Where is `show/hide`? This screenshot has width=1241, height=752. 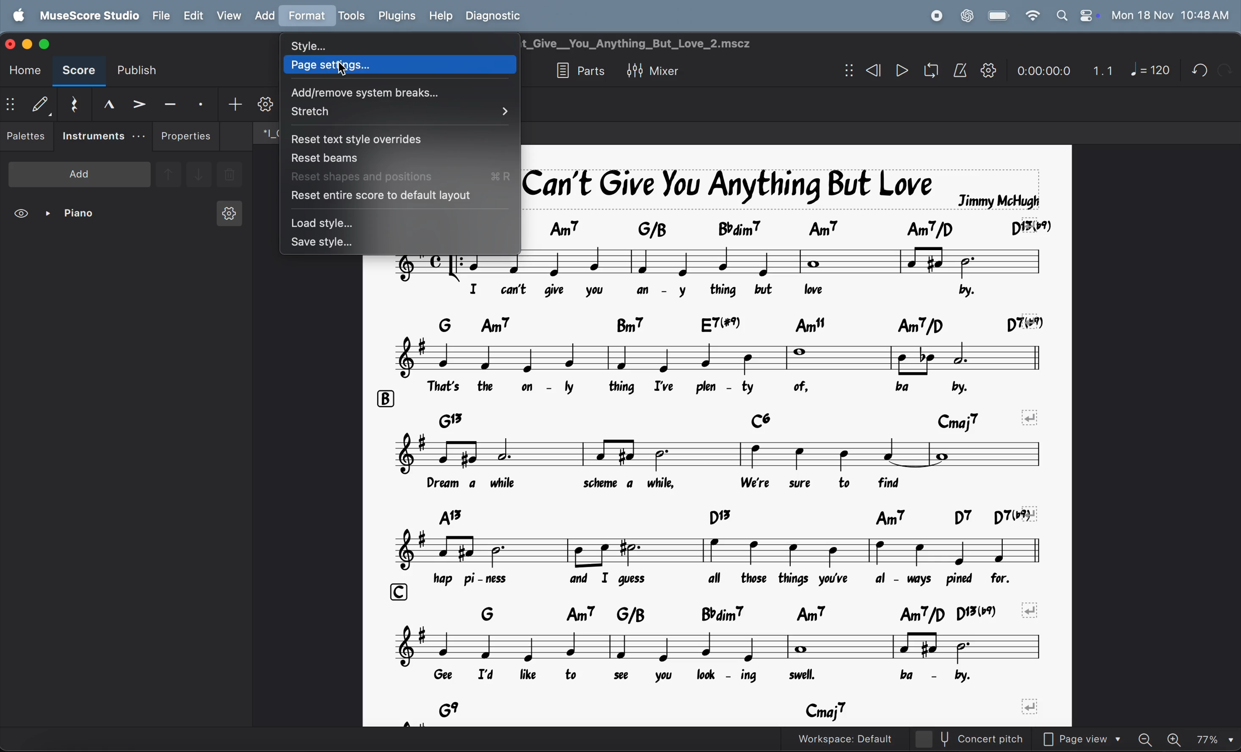 show/hide is located at coordinates (11, 106).